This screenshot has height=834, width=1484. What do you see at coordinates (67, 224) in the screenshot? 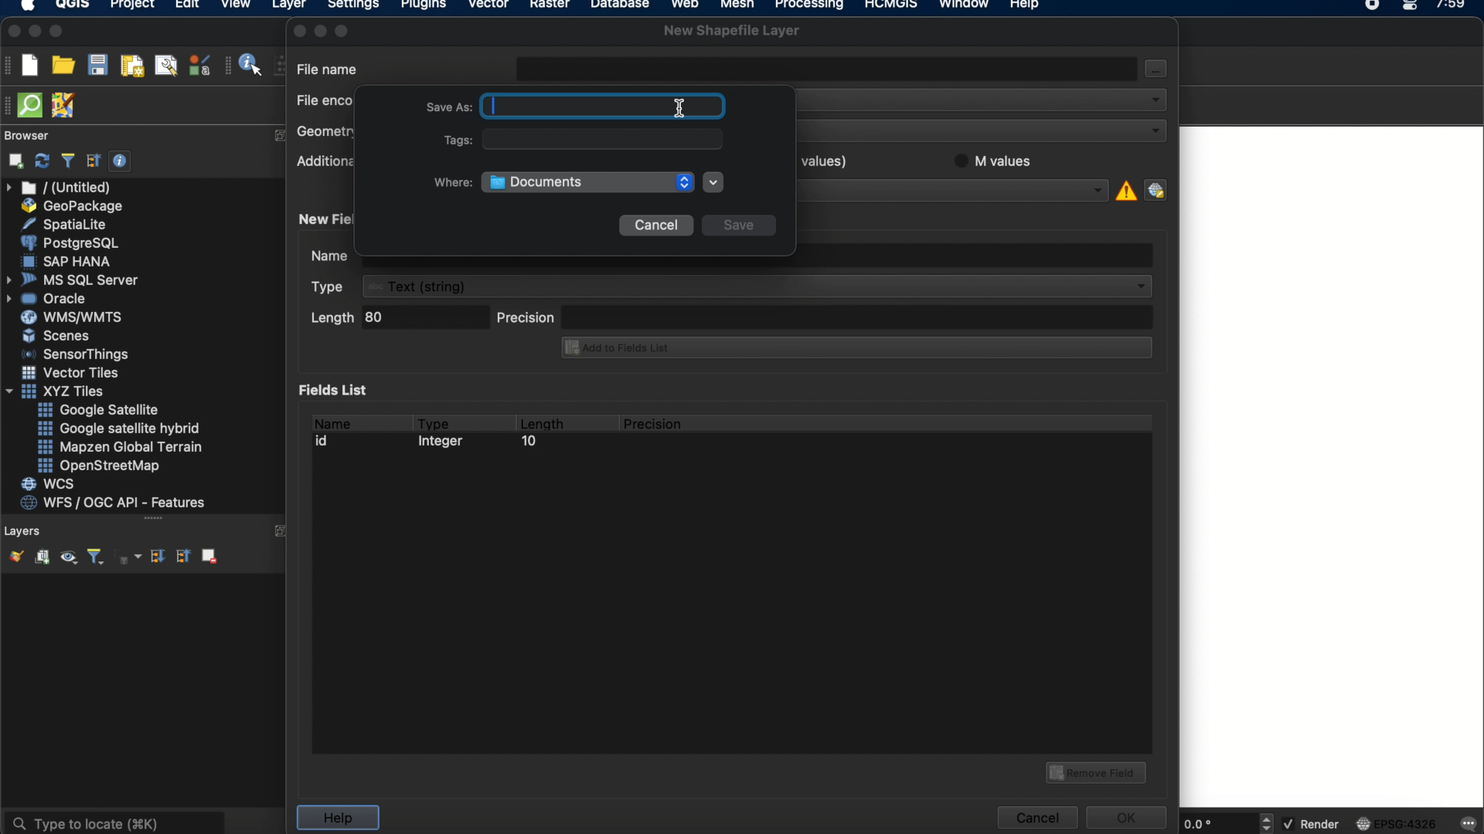
I see `spatiallite` at bounding box center [67, 224].